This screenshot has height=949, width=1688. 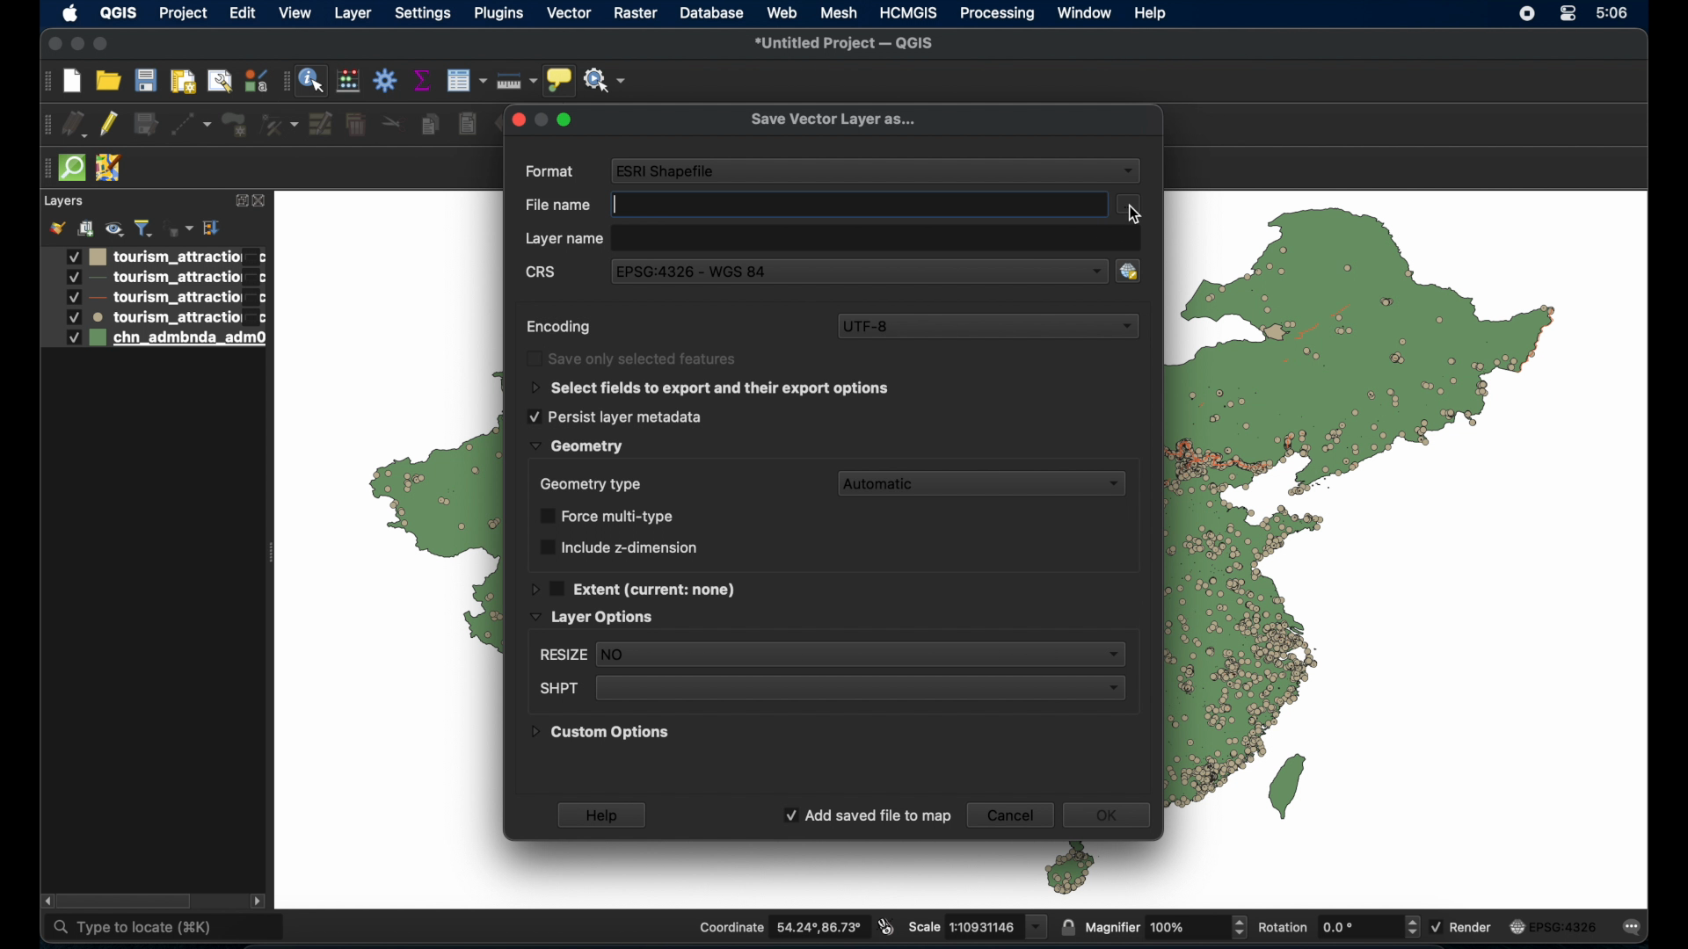 What do you see at coordinates (111, 125) in the screenshot?
I see `toggle editing` at bounding box center [111, 125].